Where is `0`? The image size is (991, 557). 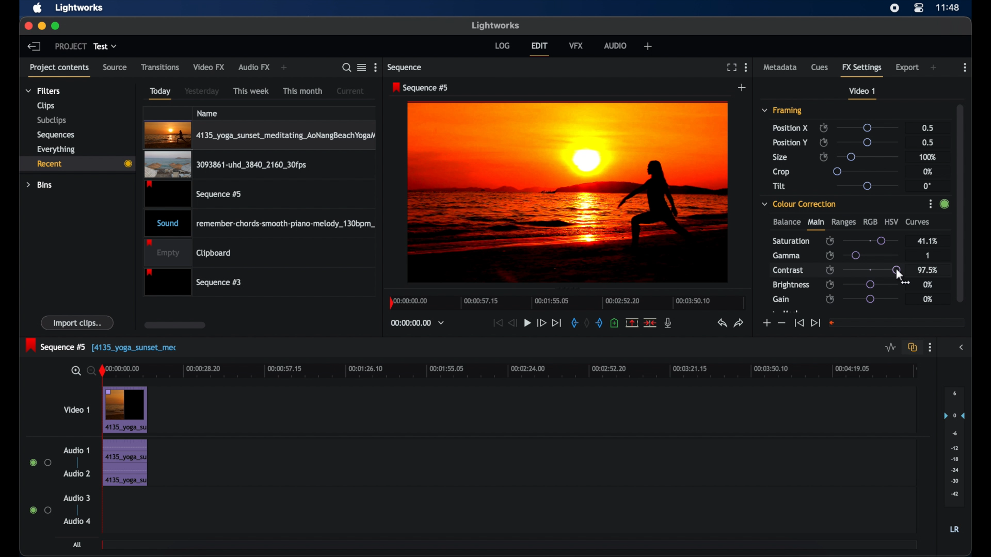 0 is located at coordinates (927, 186).